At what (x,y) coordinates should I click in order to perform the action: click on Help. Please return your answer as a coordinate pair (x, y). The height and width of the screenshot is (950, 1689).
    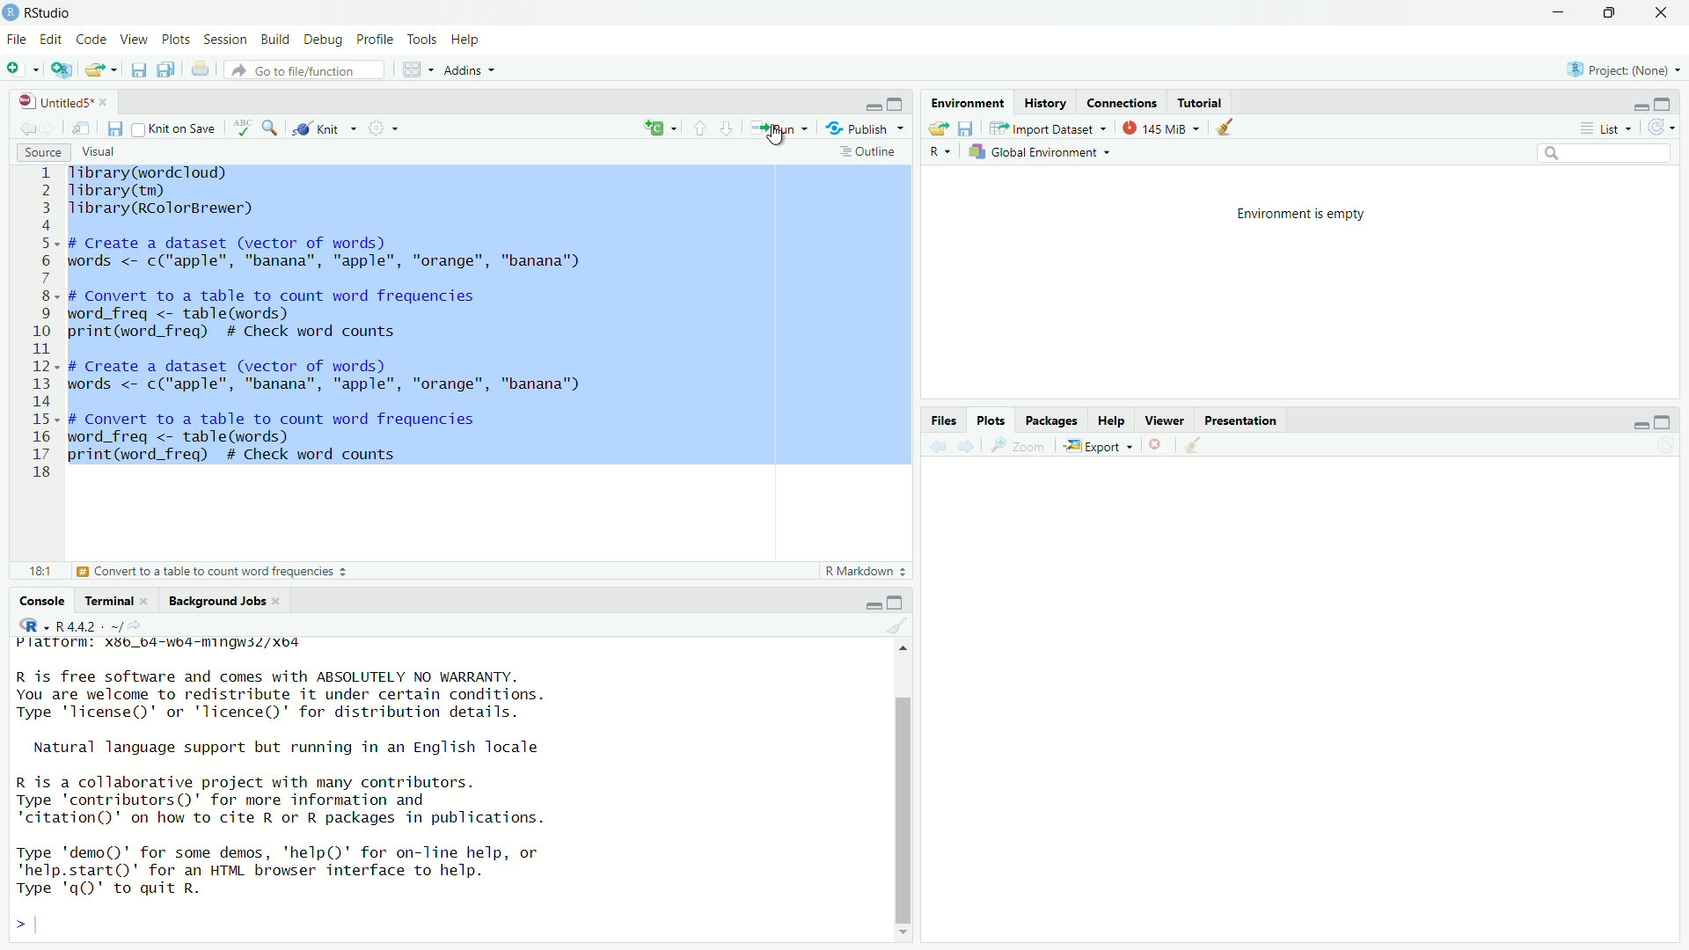
    Looking at the image, I should click on (1112, 420).